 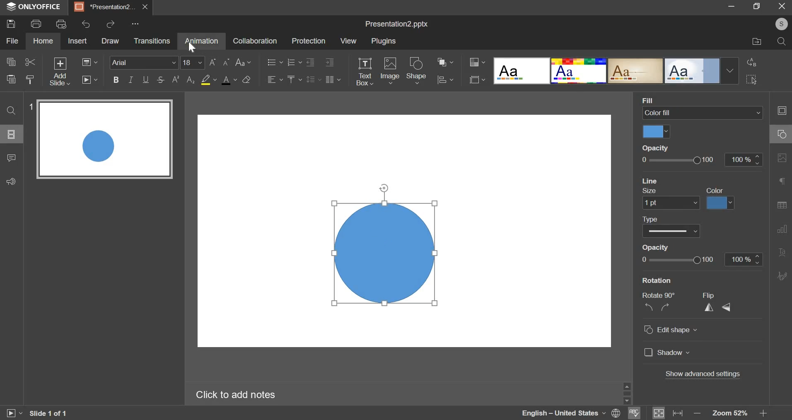 What do you see at coordinates (295, 79) in the screenshot?
I see `vertical alignment` at bounding box center [295, 79].